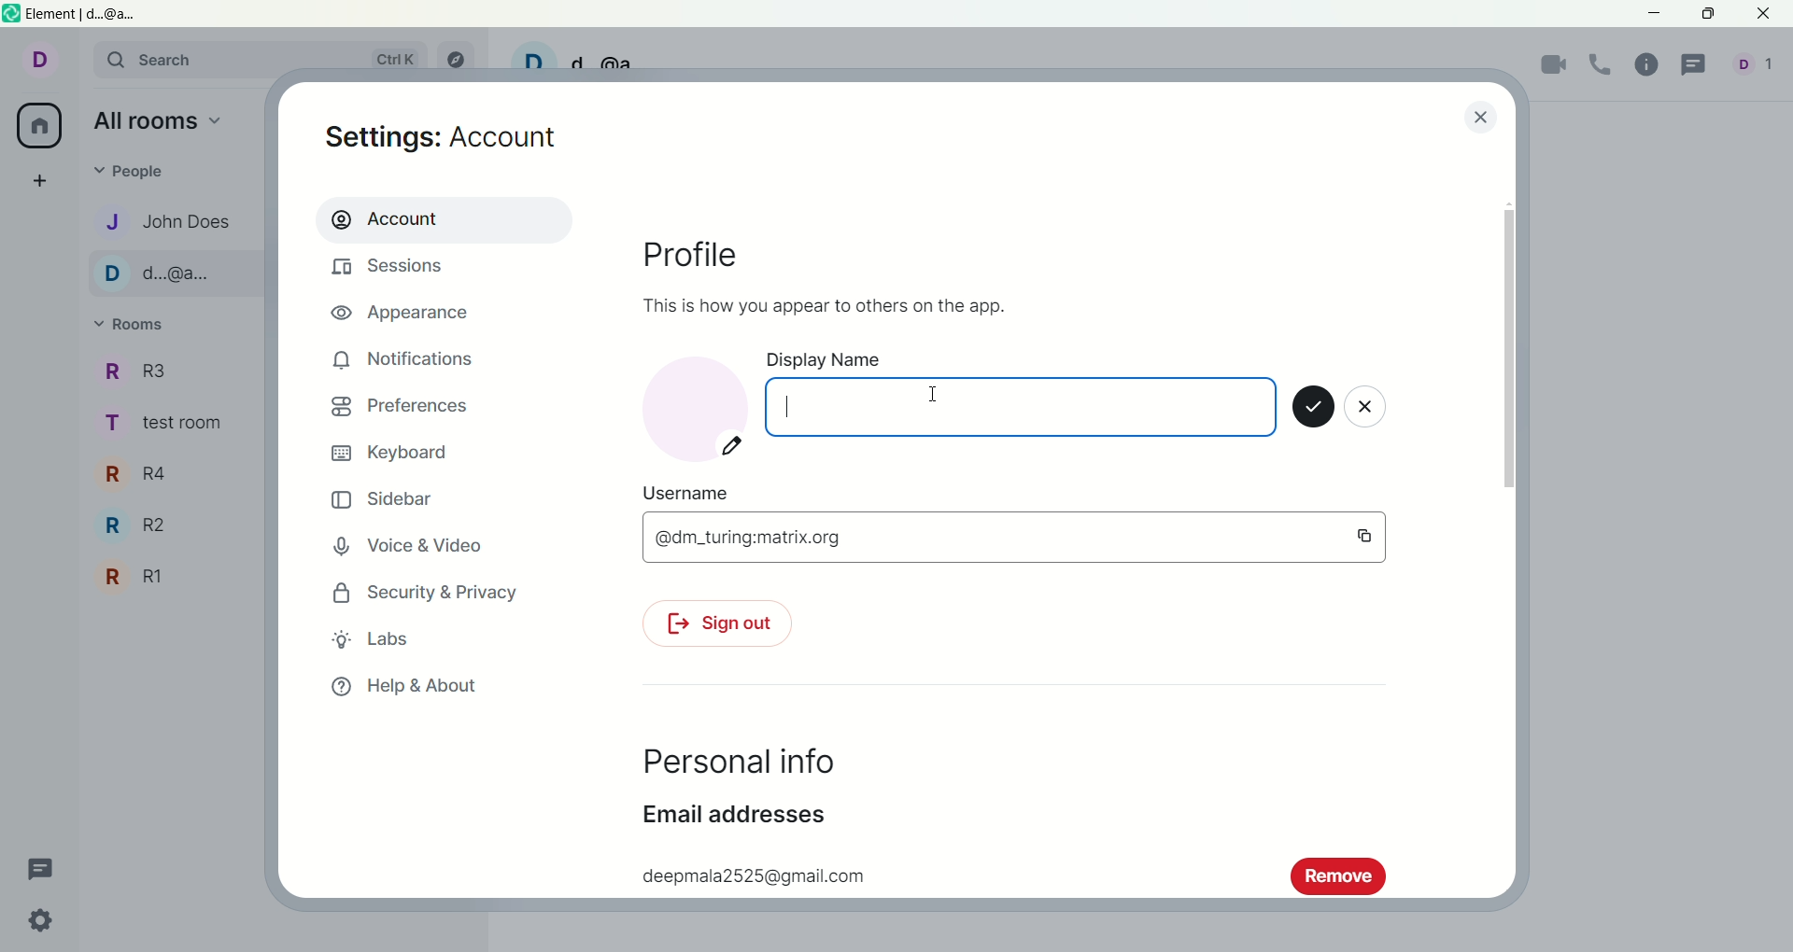 The height and width of the screenshot is (952, 1793). Describe the element at coordinates (935, 396) in the screenshot. I see `mouse cursor` at that location.